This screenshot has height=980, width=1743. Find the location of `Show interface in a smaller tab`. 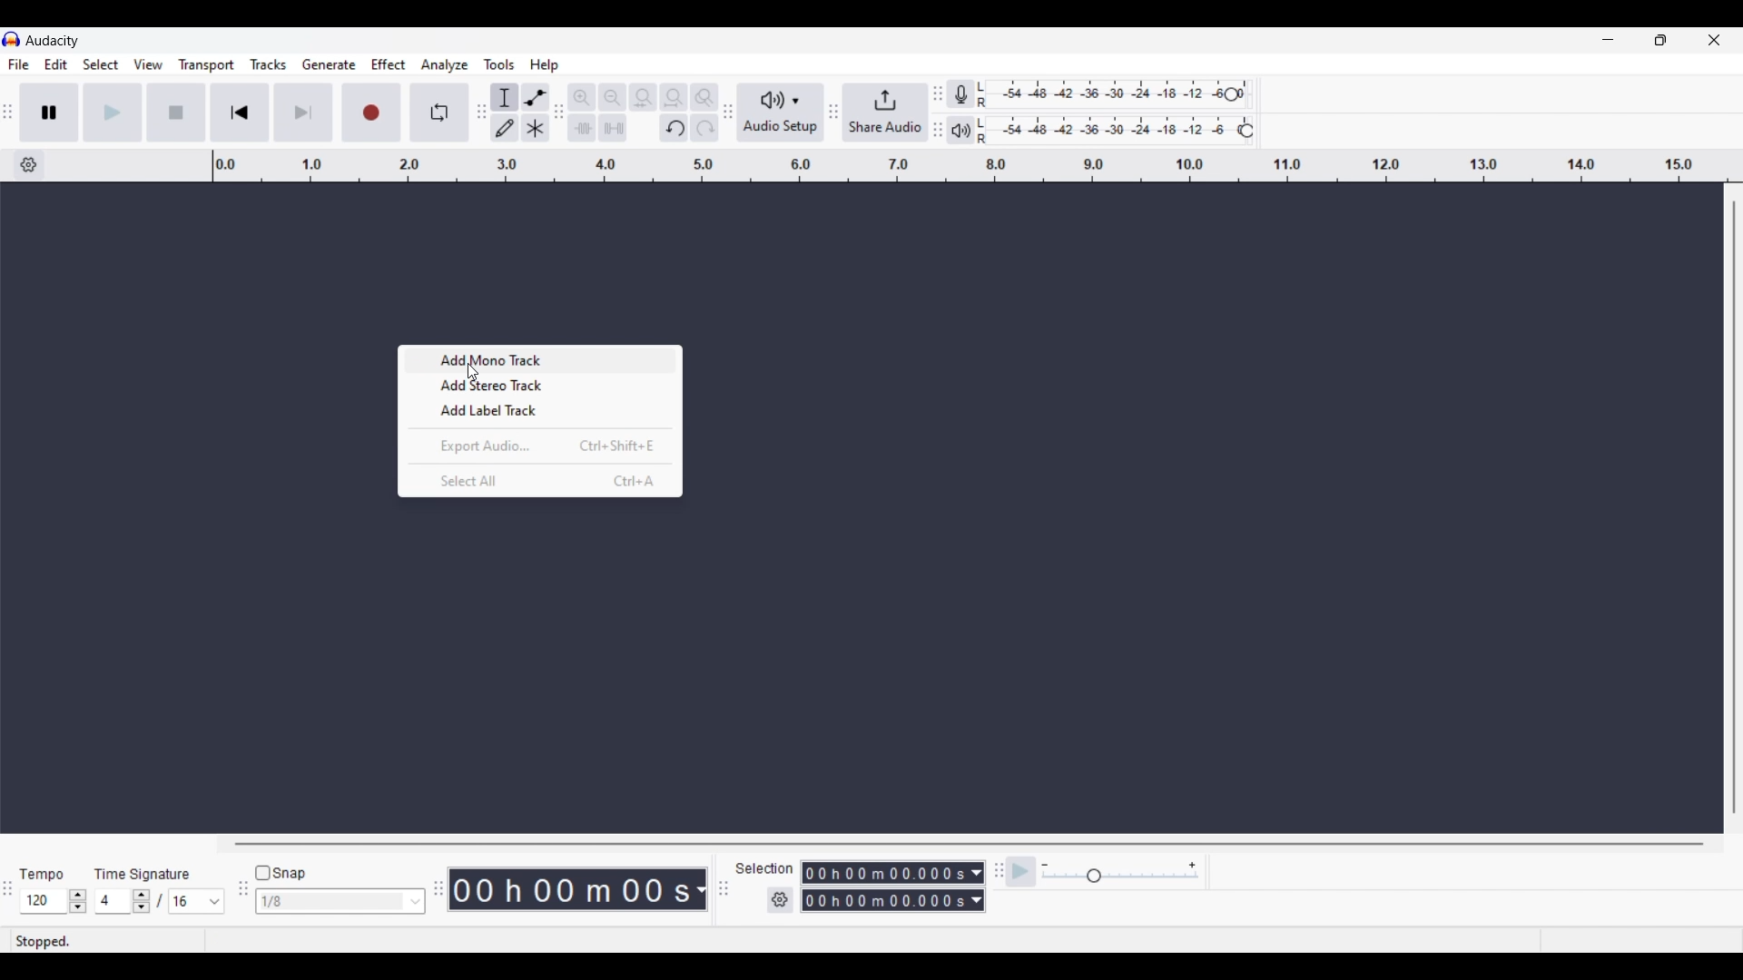

Show interface in a smaller tab is located at coordinates (1660, 40).